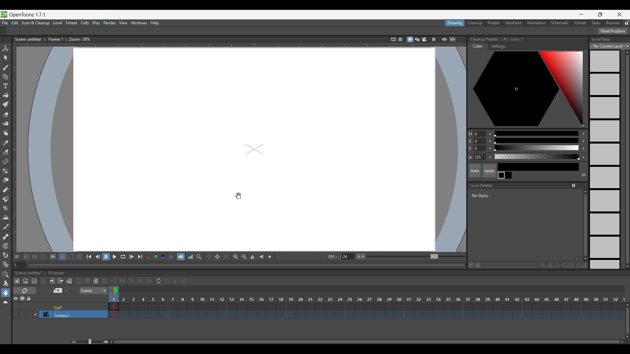 This screenshot has width=630, height=354. Describe the element at coordinates (627, 159) in the screenshot. I see `Vertical slide bar` at that location.